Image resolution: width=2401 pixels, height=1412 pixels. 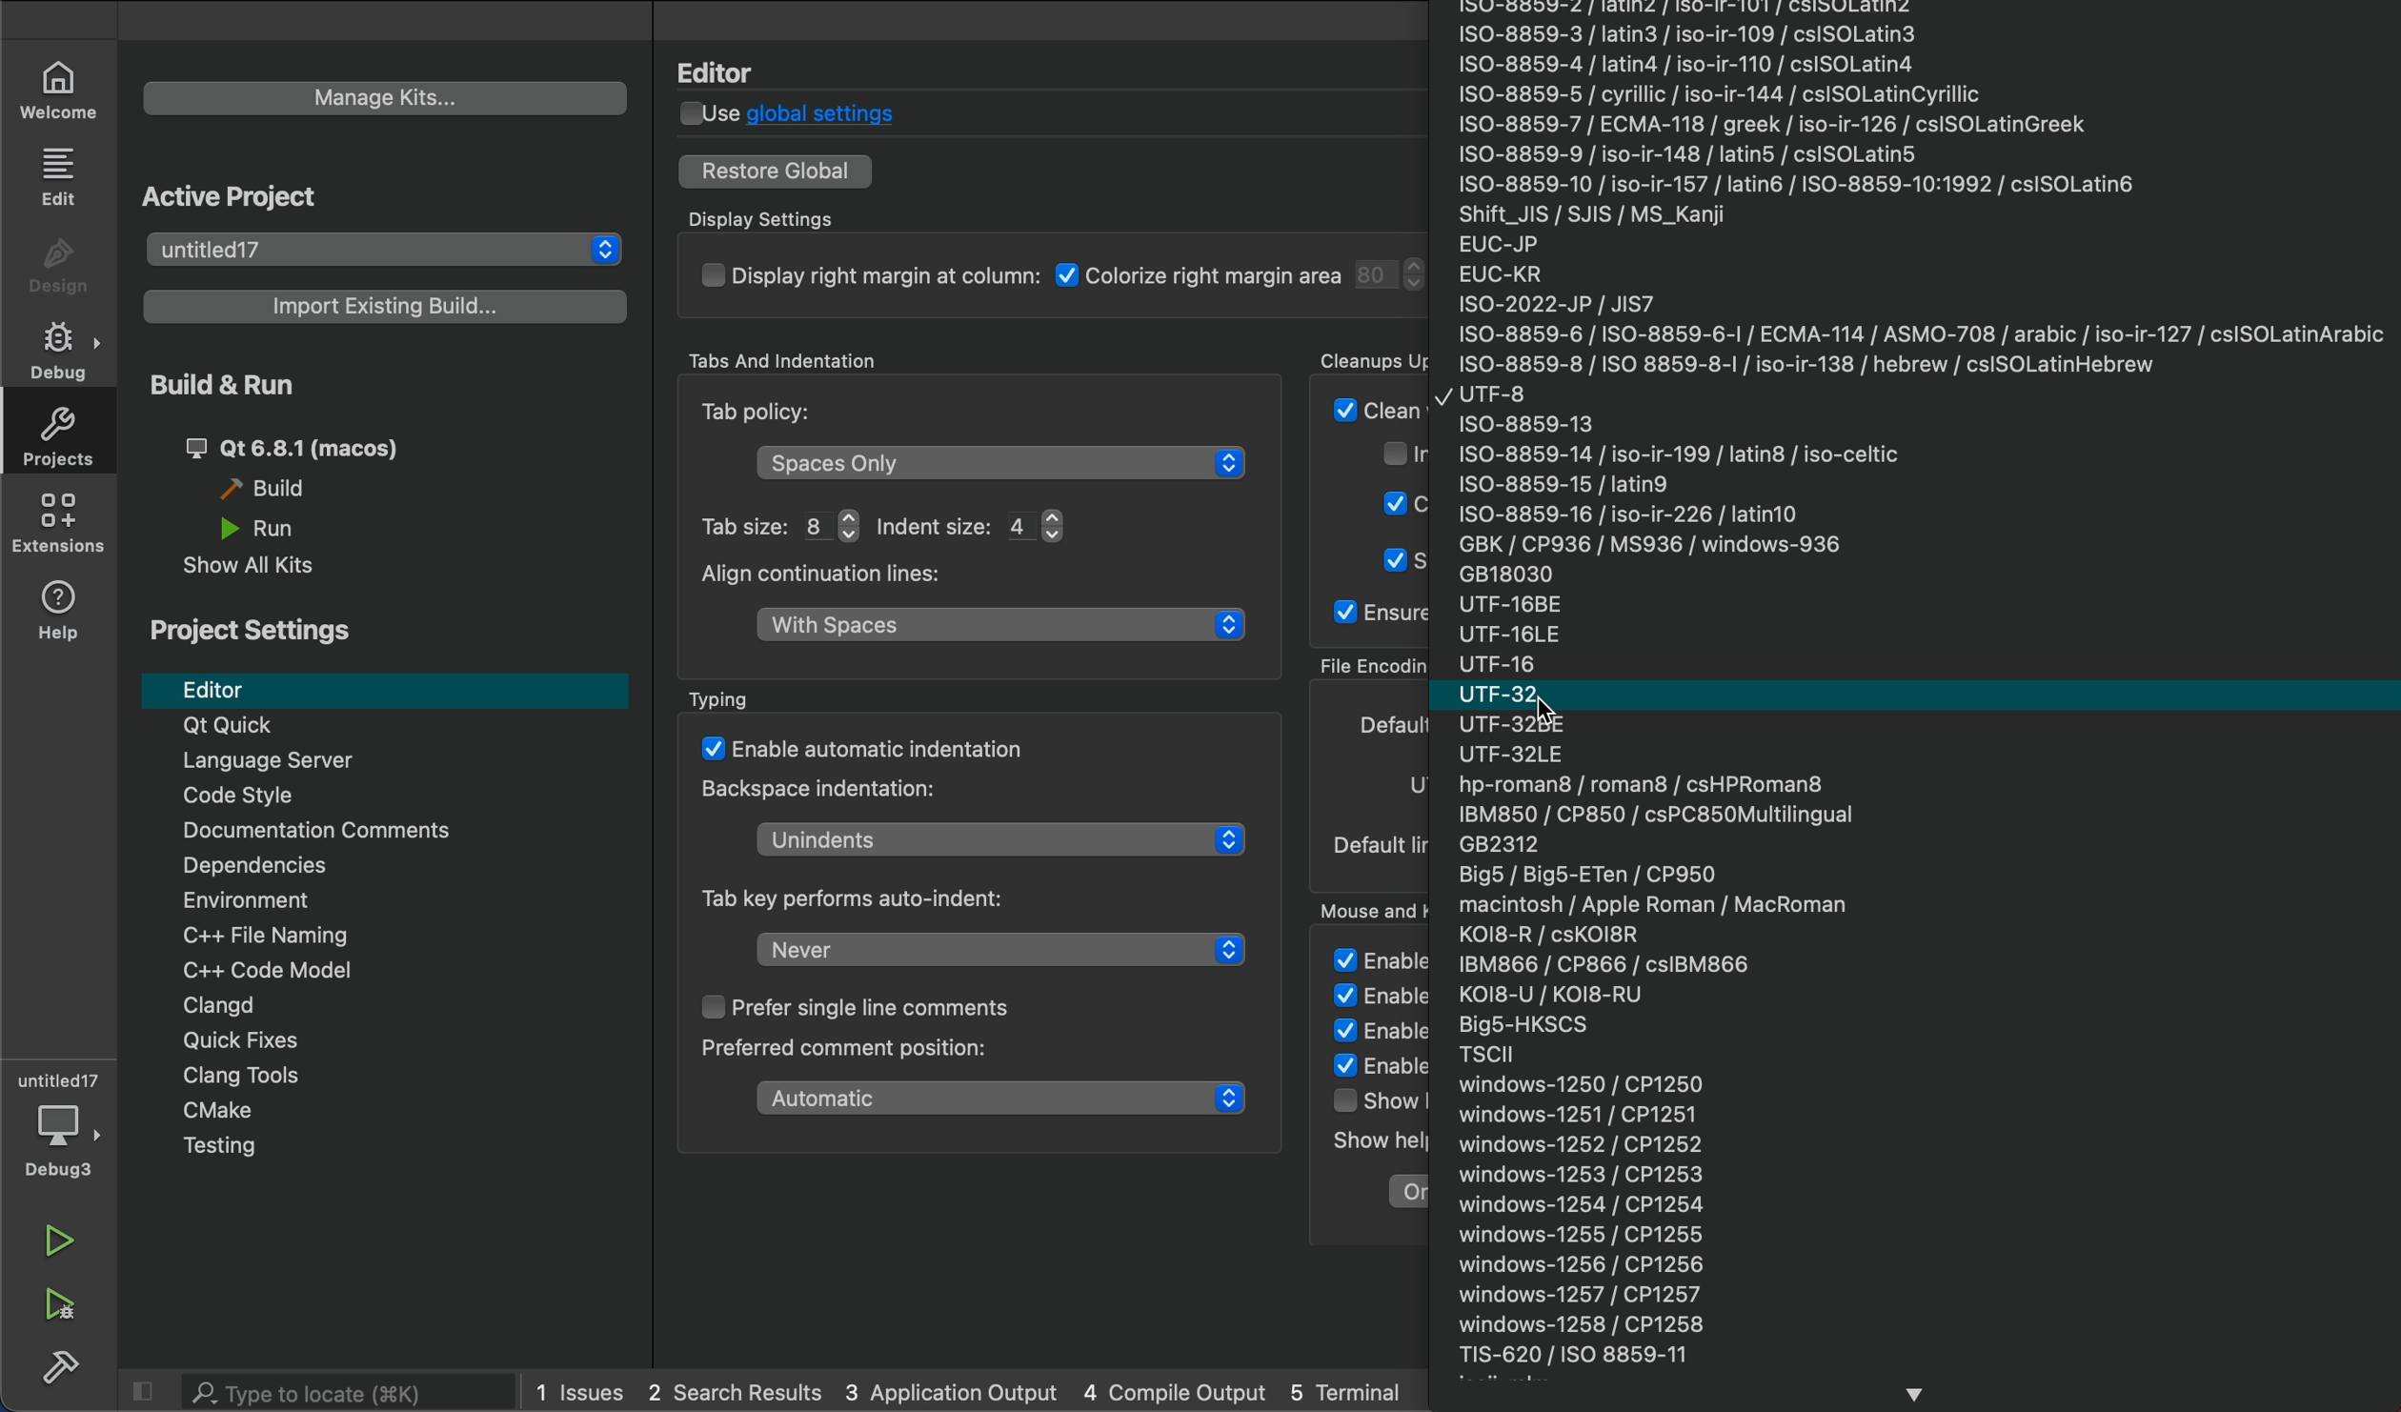 What do you see at coordinates (586, 1392) in the screenshot?
I see `issues` at bounding box center [586, 1392].